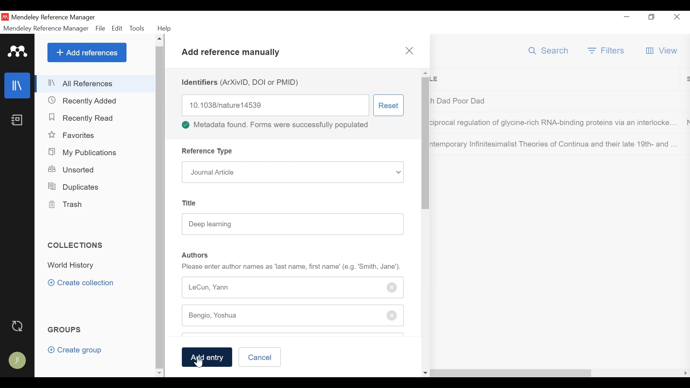 This screenshot has width=690, height=388. I want to click on Favorites, so click(72, 135).